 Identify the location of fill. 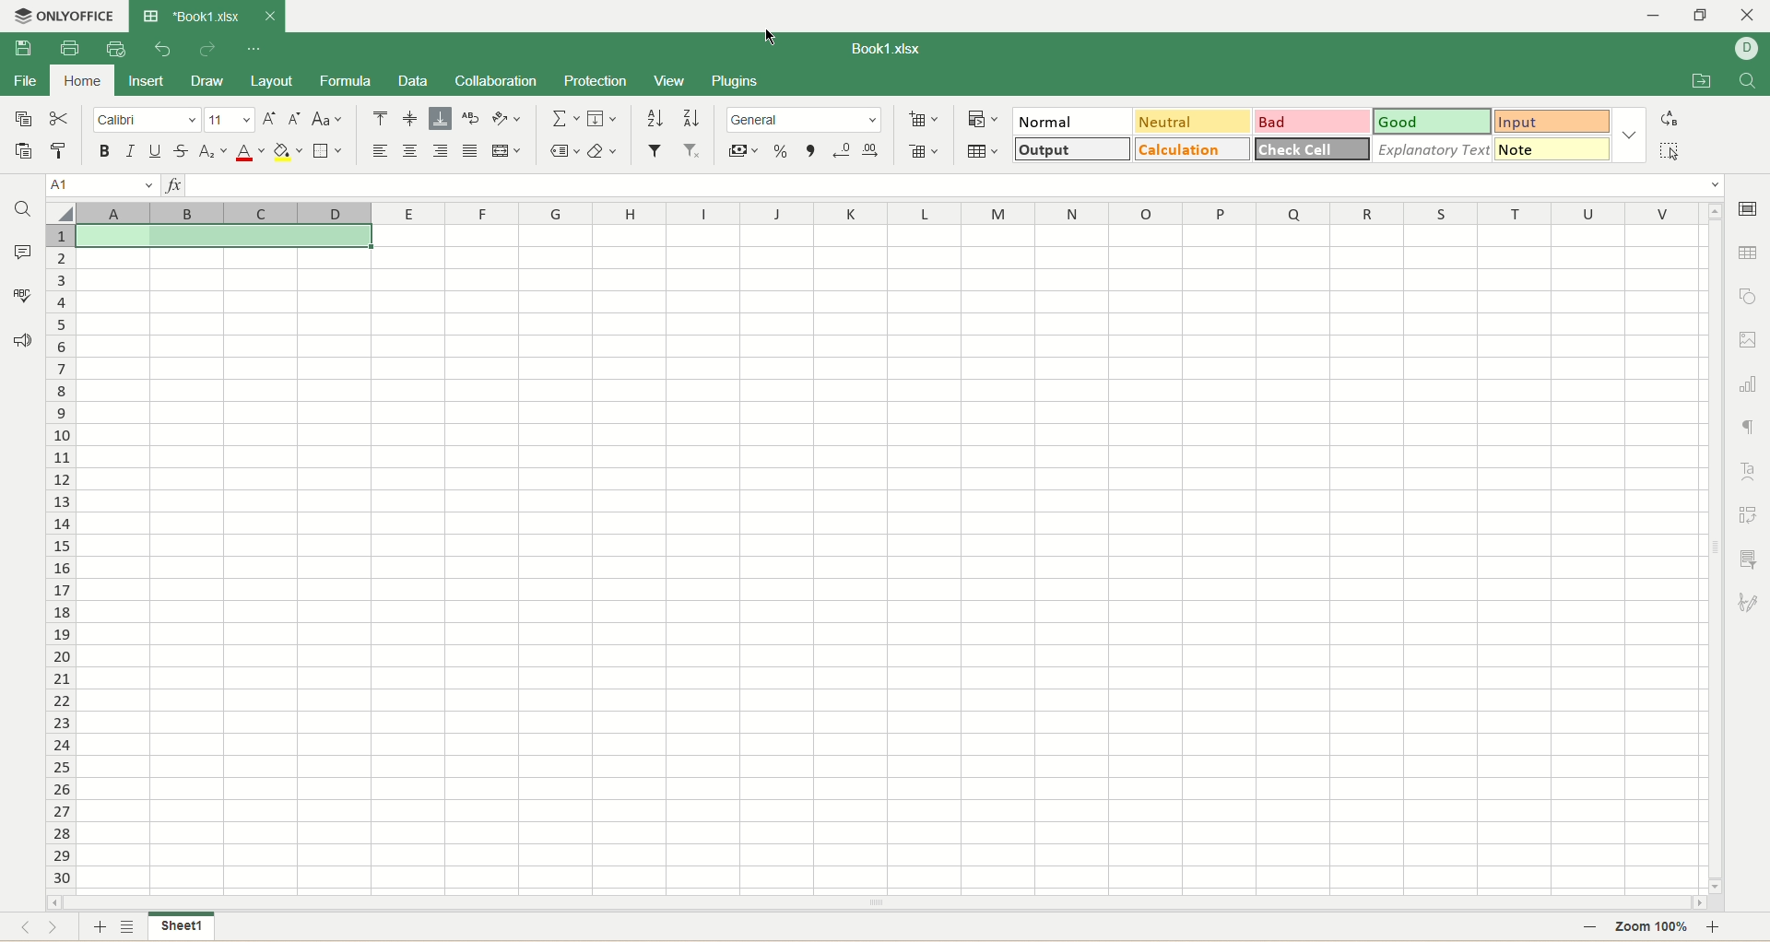
(602, 117).